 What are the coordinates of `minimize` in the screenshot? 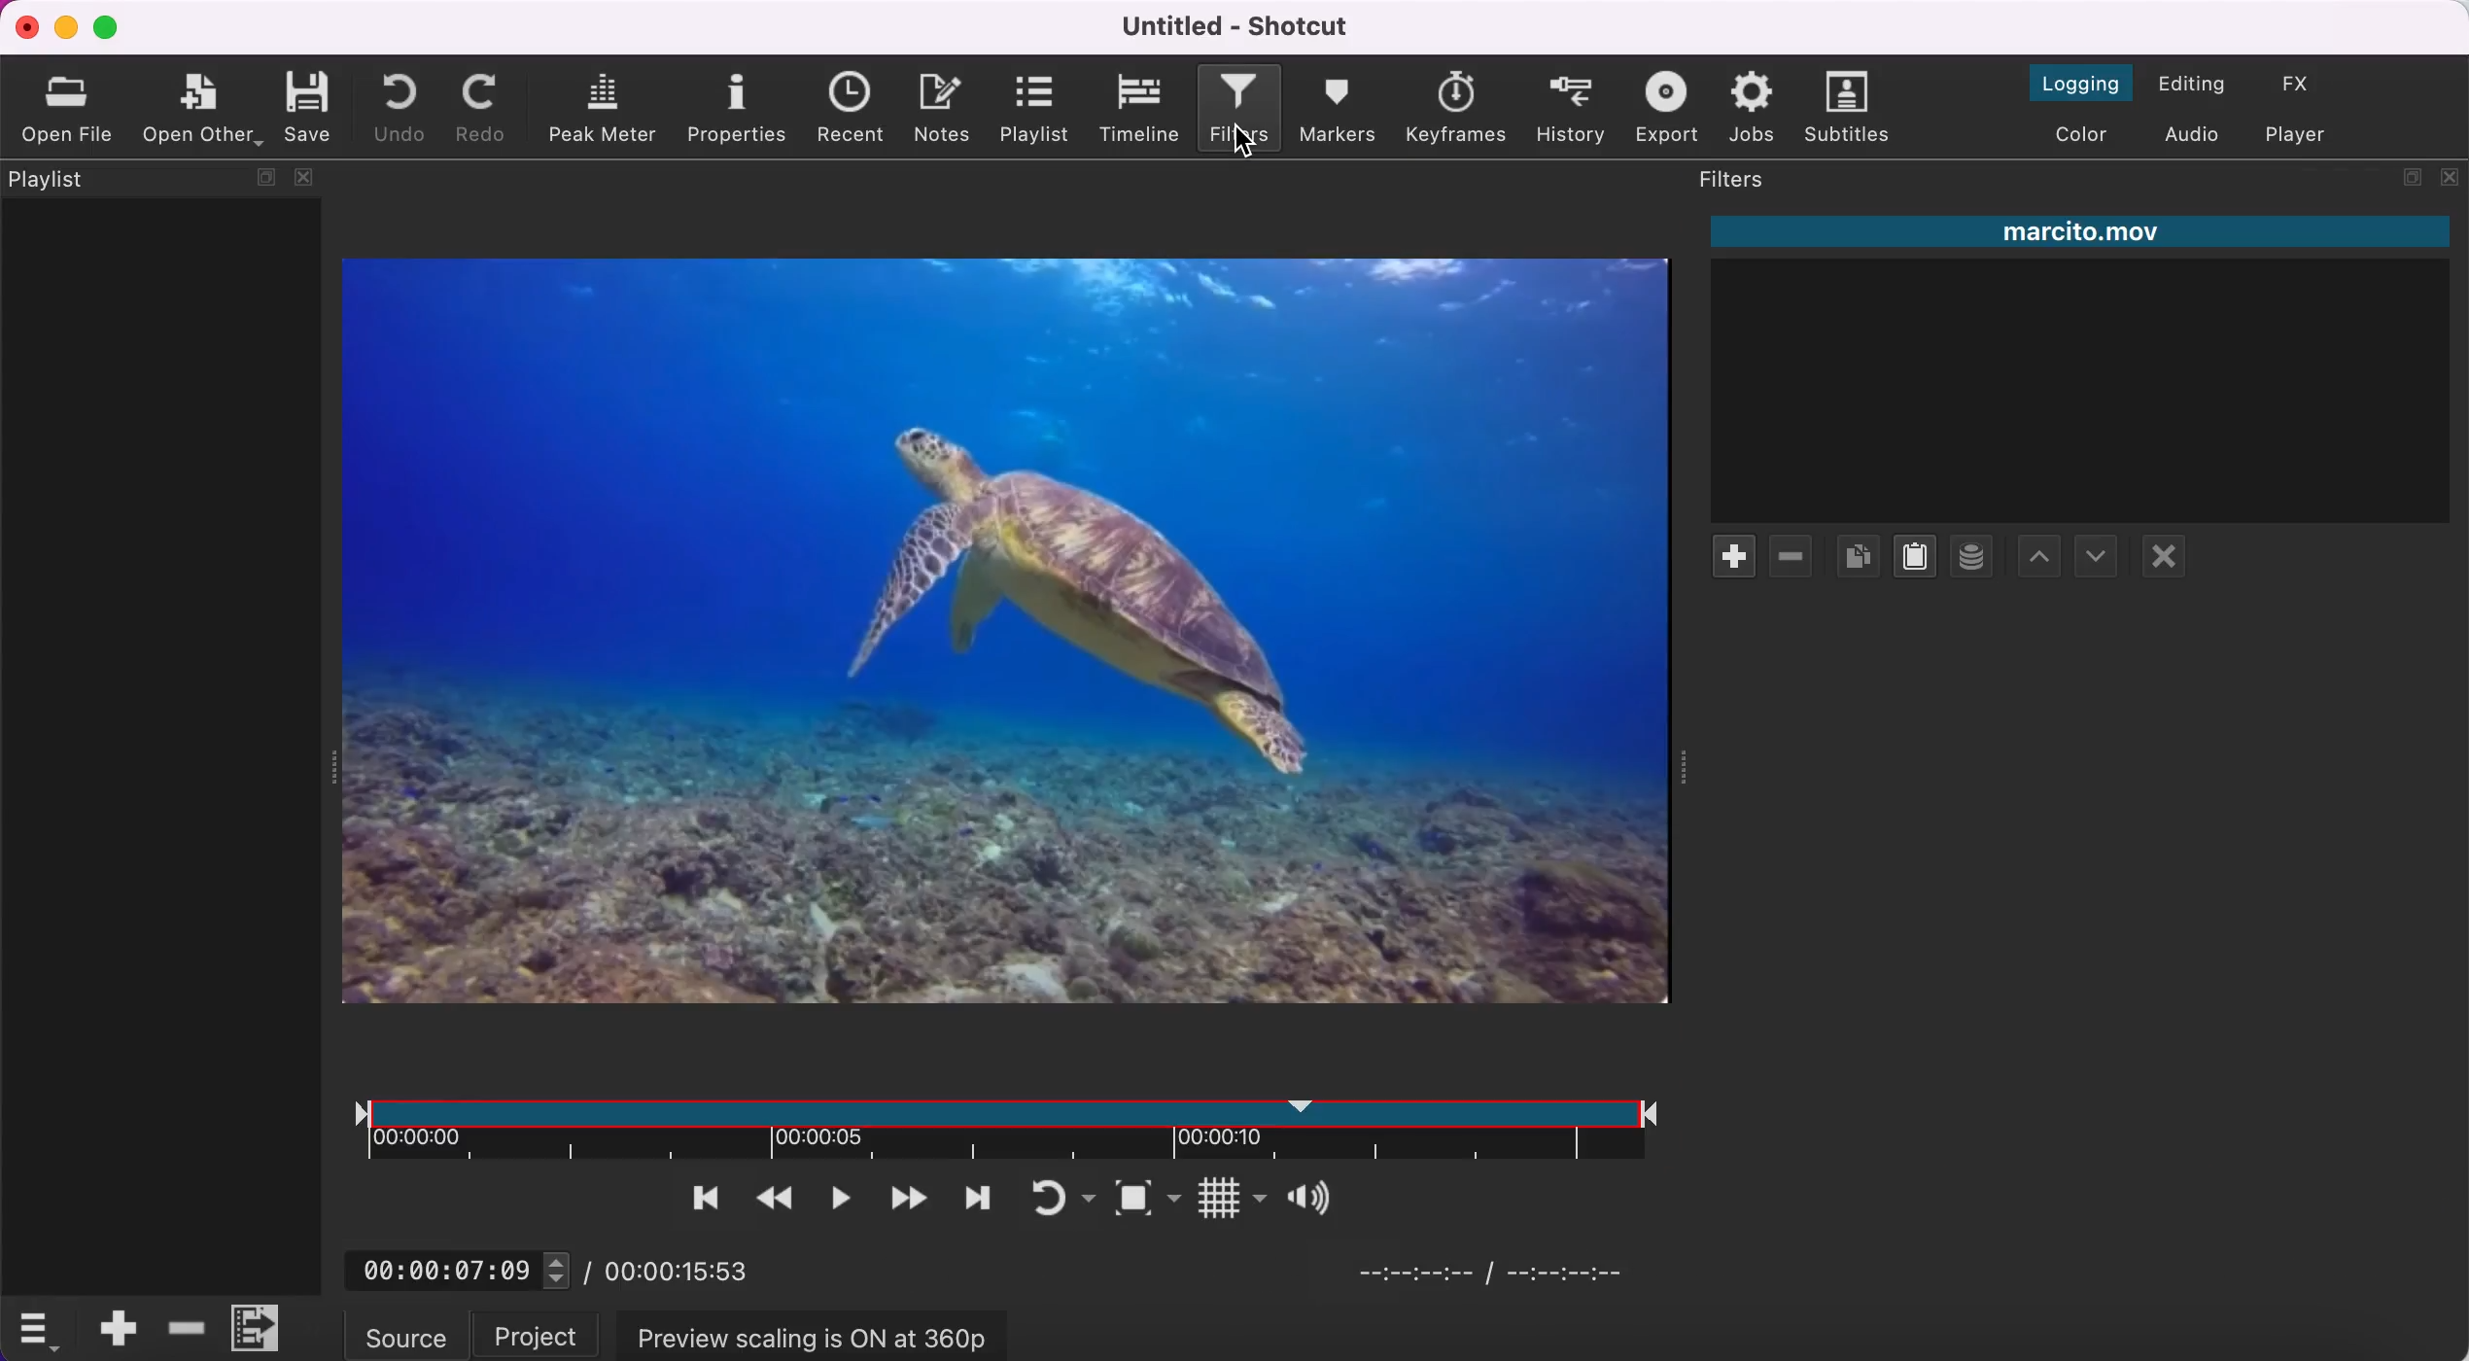 It's located at (66, 26).